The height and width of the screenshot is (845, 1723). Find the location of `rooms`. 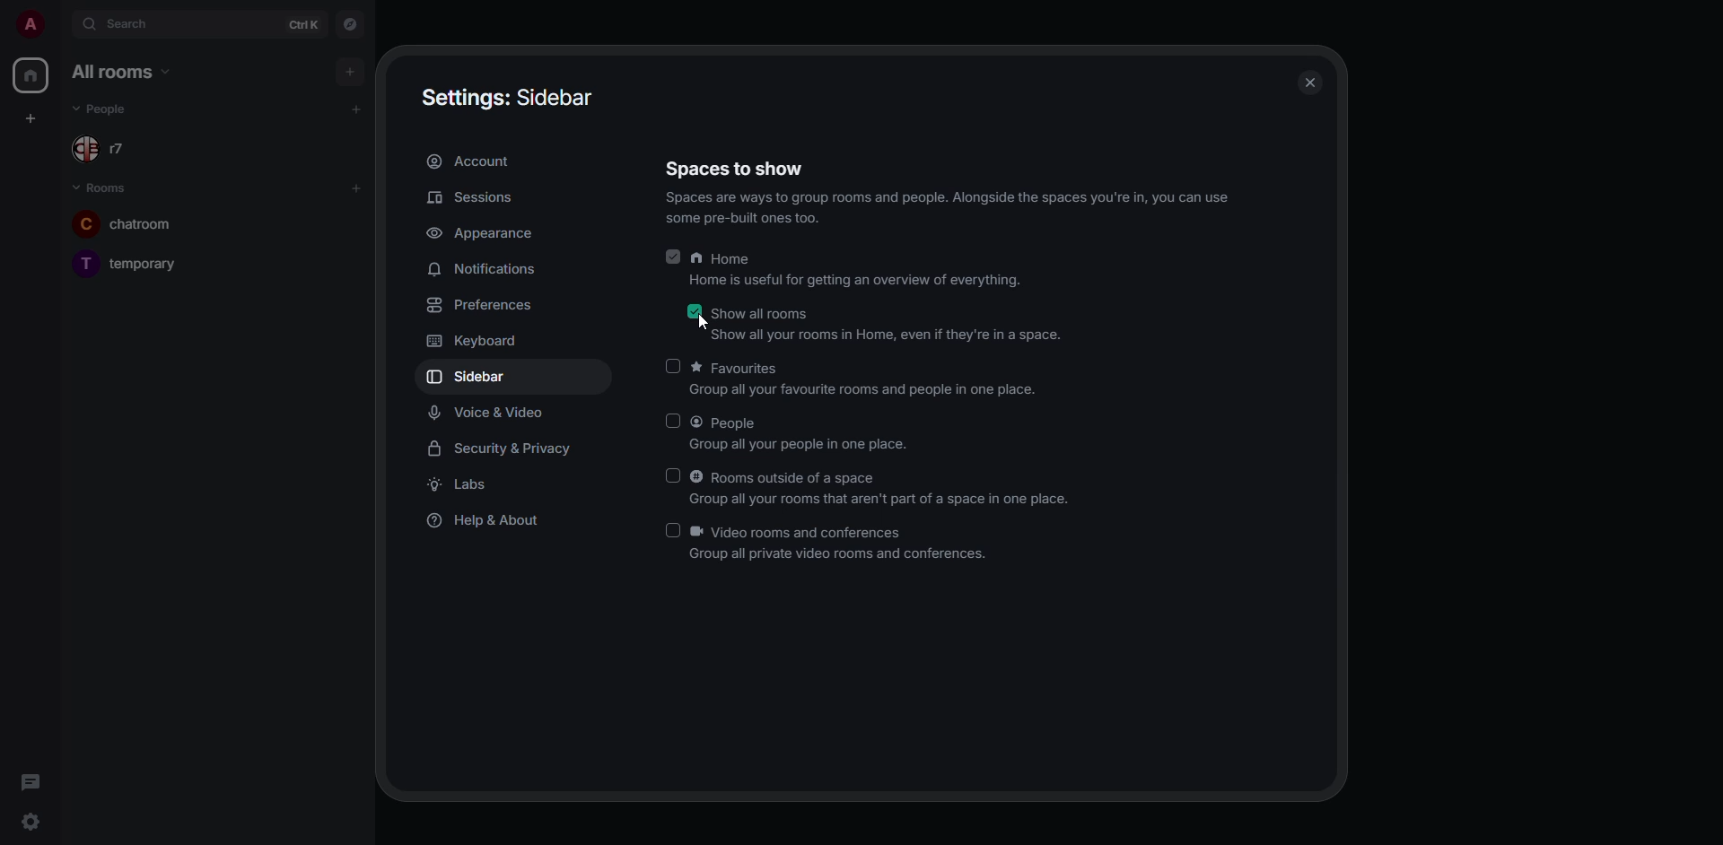

rooms is located at coordinates (109, 188).